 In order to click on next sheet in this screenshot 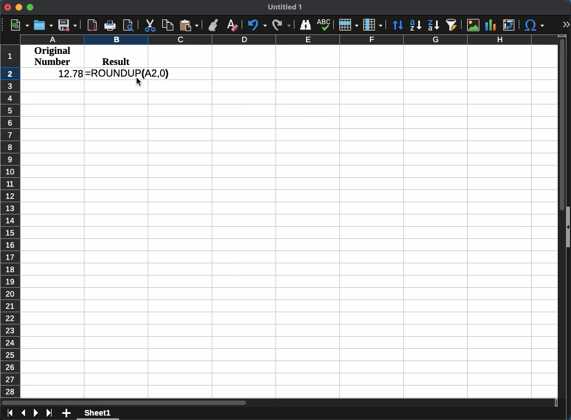, I will do `click(35, 414)`.